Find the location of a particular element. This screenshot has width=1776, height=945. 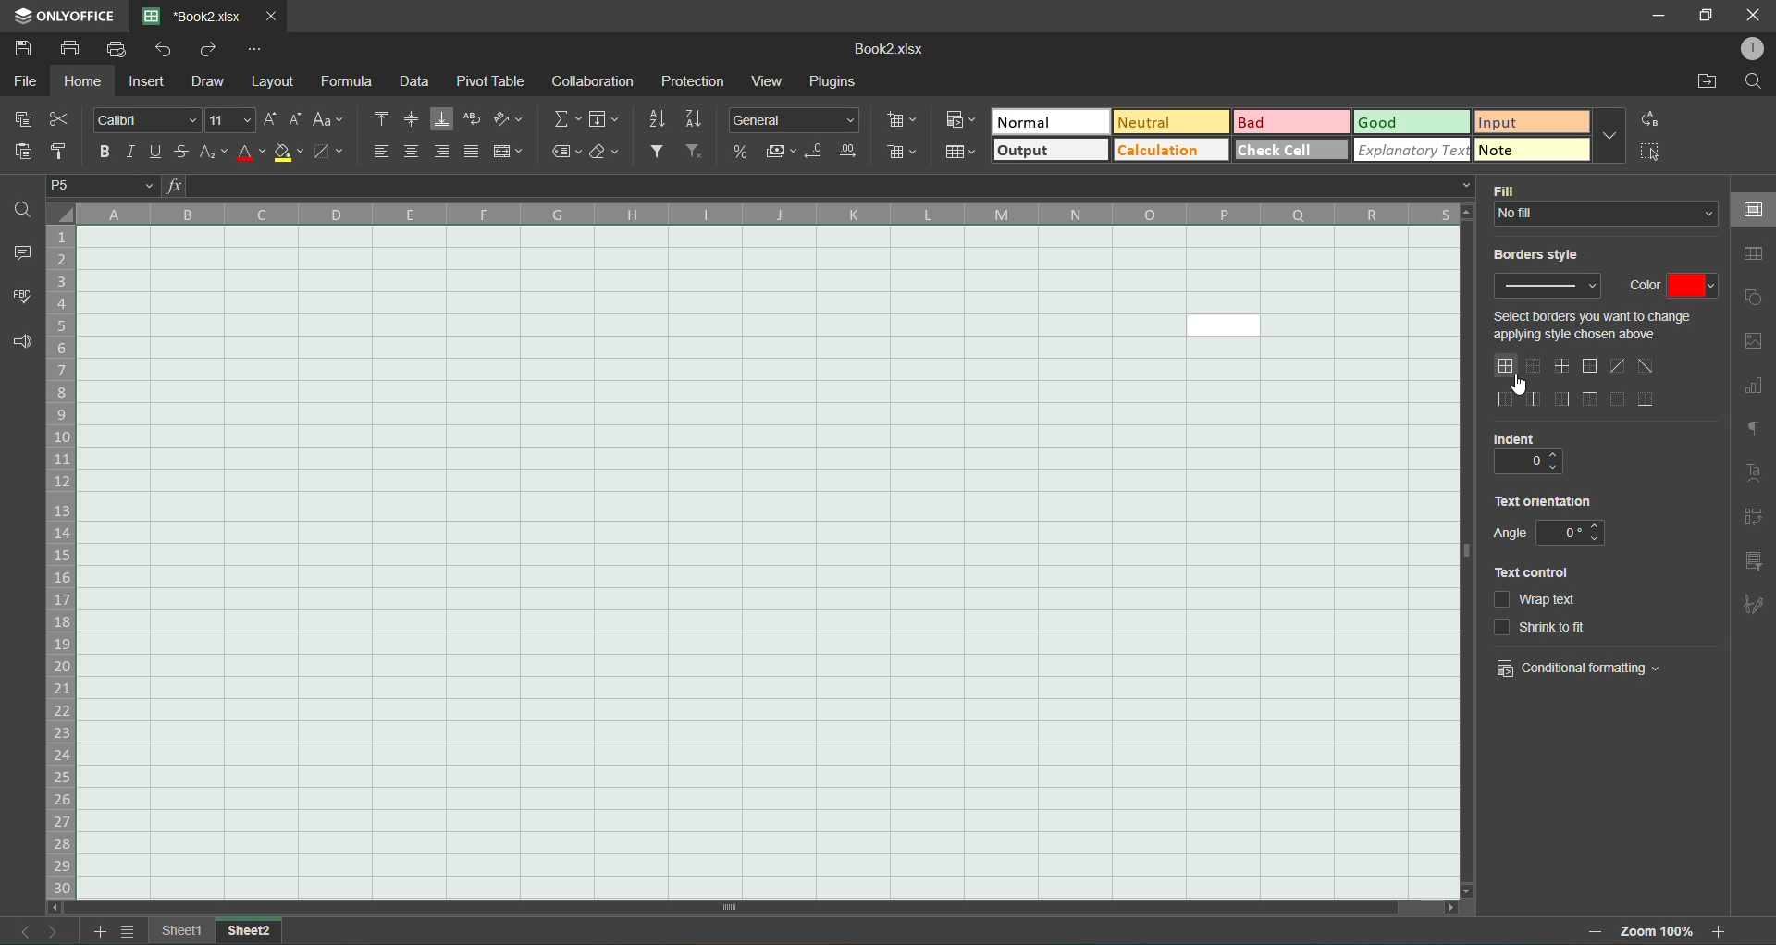

clear filter is located at coordinates (697, 155).